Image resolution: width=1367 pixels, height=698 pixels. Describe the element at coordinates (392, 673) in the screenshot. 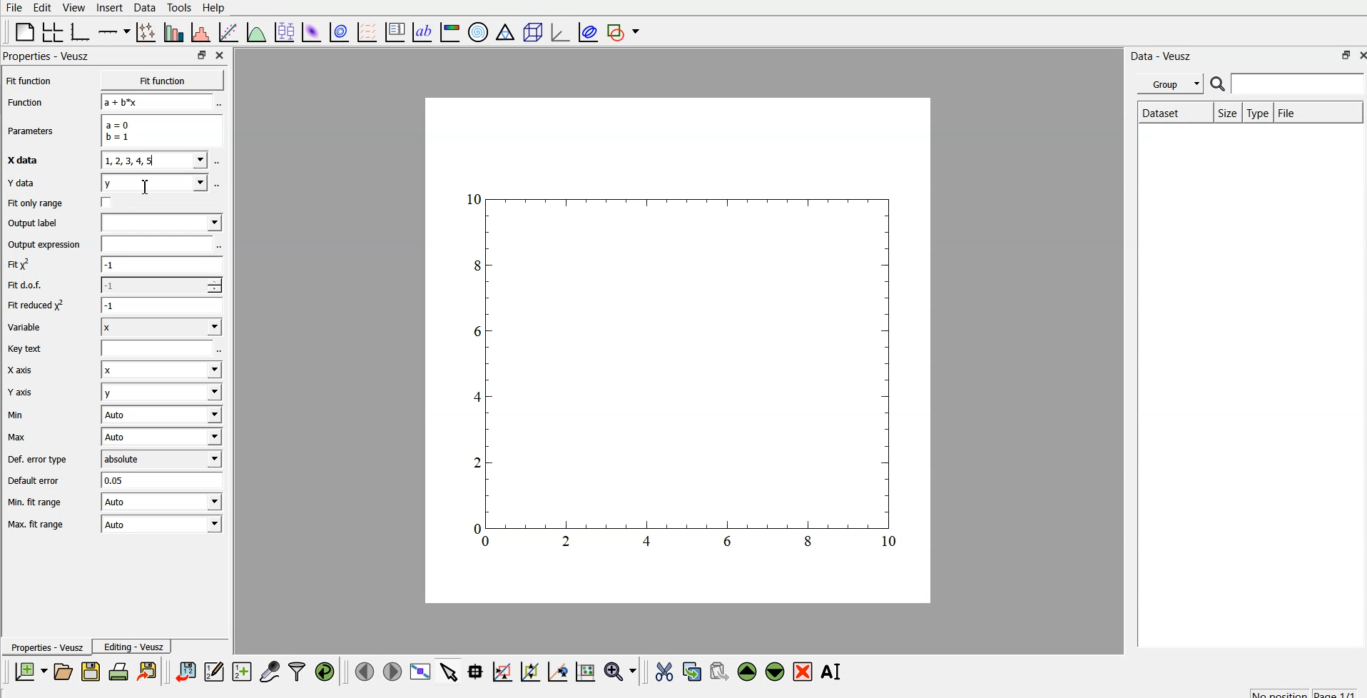

I see `next page` at that location.